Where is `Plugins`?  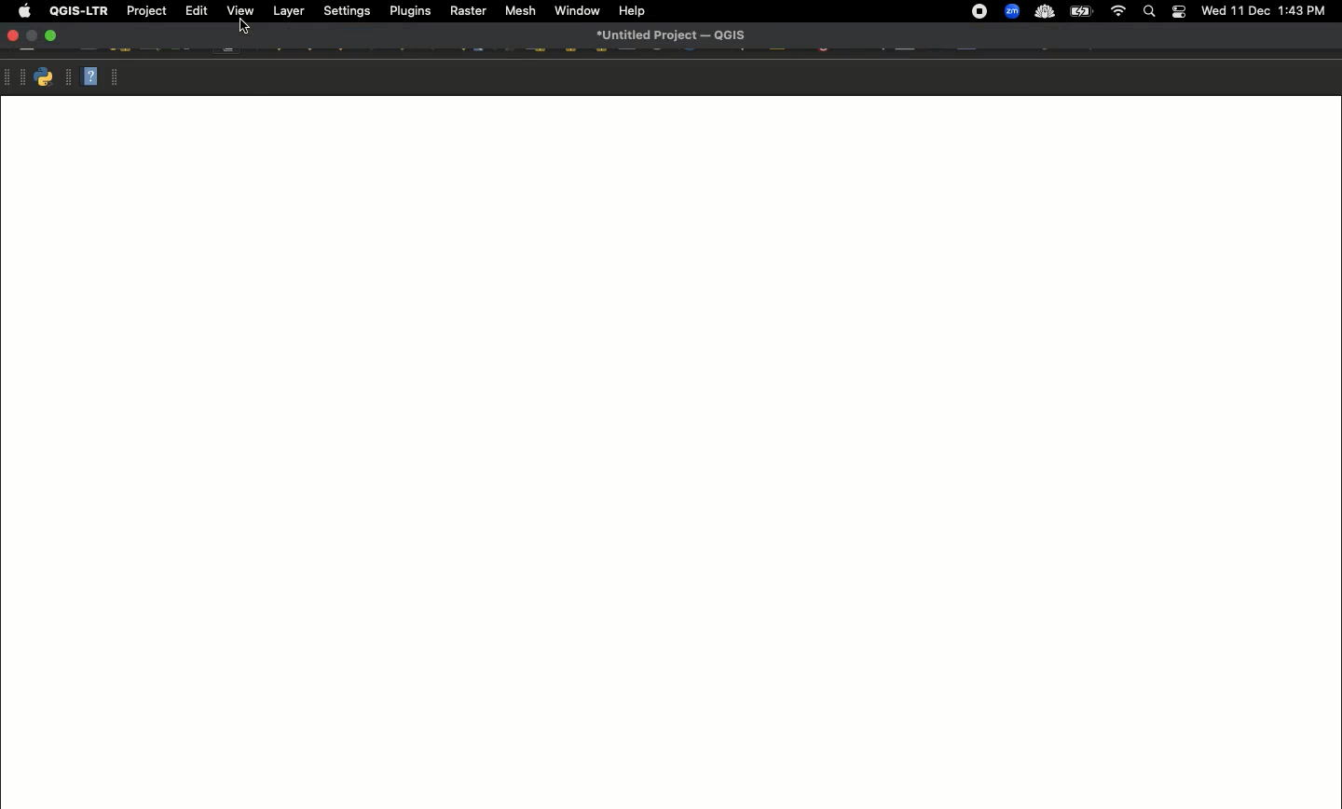 Plugins is located at coordinates (408, 9).